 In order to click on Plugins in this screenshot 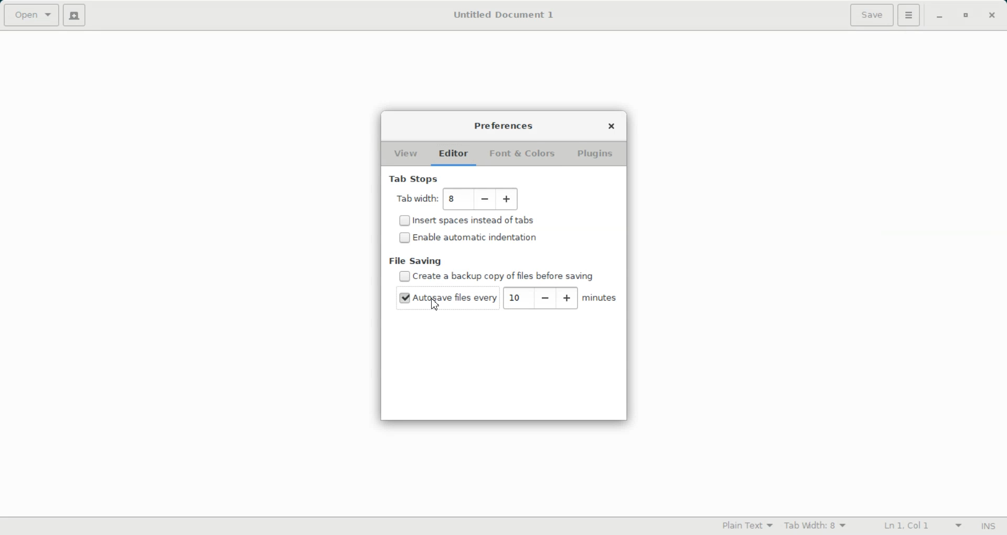, I will do `click(597, 154)`.